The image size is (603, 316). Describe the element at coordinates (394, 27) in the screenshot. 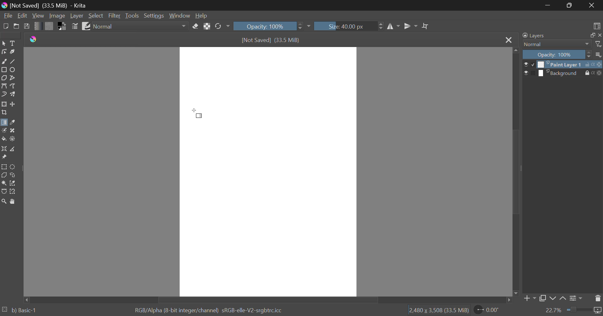

I see `Vertical Mirror Flip` at that location.